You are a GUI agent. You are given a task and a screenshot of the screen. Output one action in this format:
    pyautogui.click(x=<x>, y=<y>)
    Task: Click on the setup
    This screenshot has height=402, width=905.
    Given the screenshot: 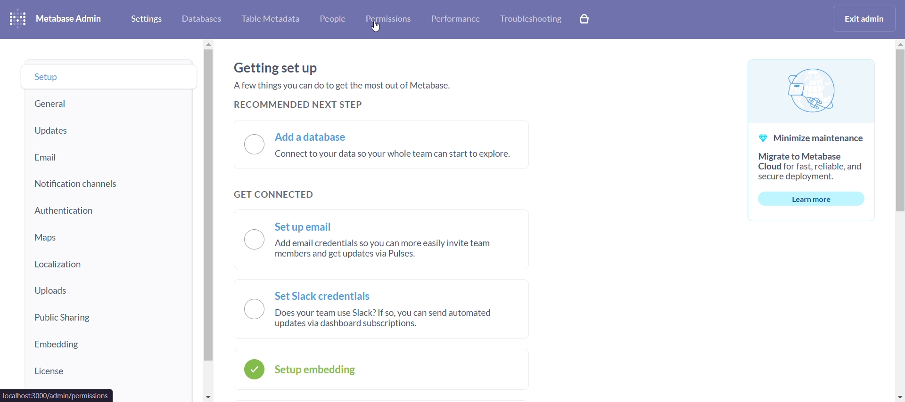 What is the action you would take?
    pyautogui.click(x=109, y=77)
    